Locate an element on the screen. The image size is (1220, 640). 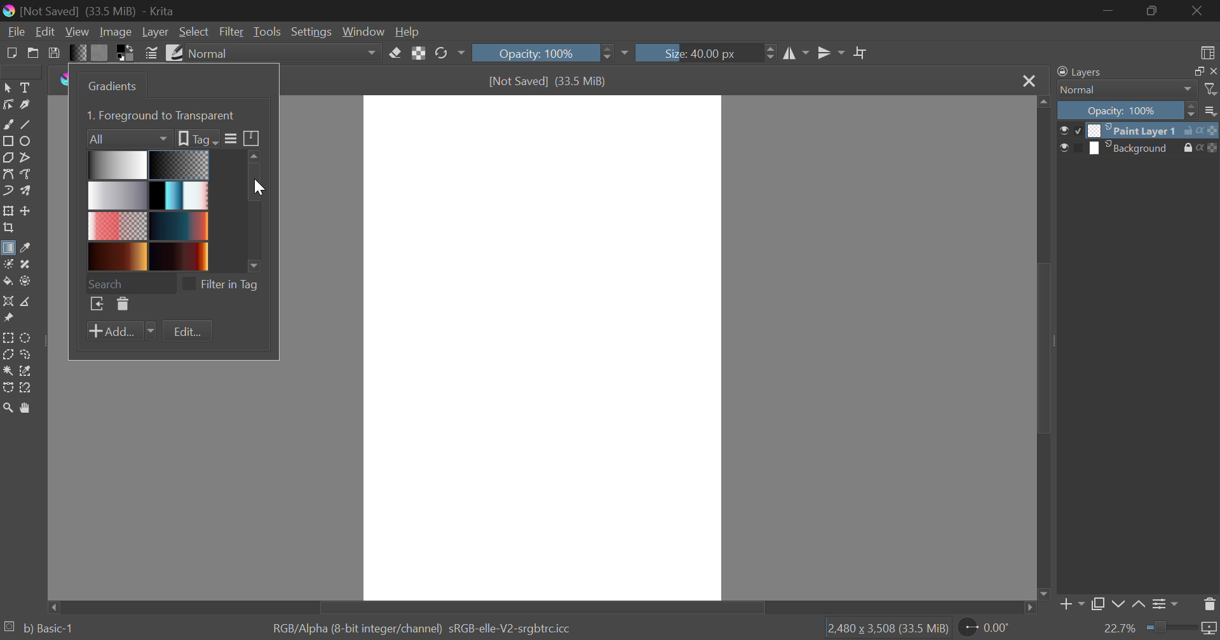
Edit Shapes is located at coordinates (8, 105).